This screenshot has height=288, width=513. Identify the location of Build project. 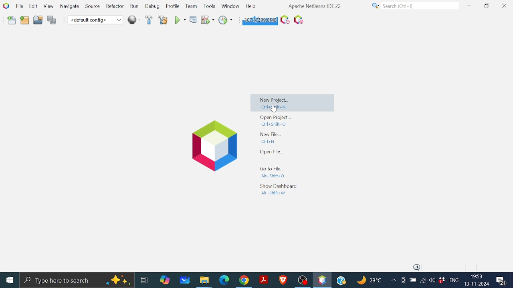
(148, 20).